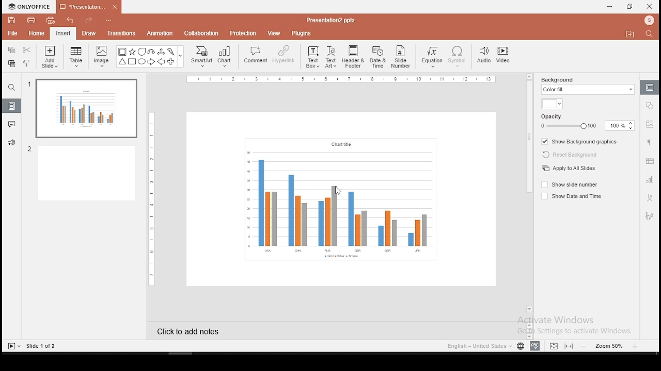 Image resolution: width=661 pixels, height=371 pixels. Describe the element at coordinates (649, 87) in the screenshot. I see `slide settings` at that location.